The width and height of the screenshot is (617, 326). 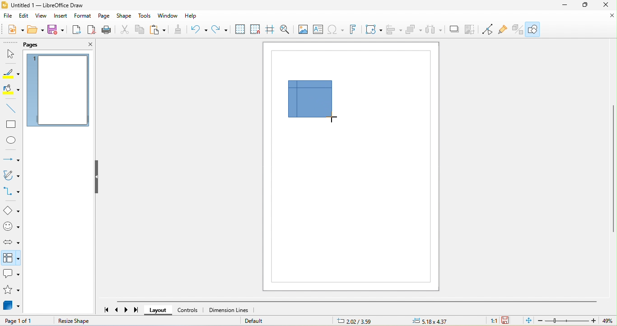 I want to click on line color, so click(x=11, y=72).